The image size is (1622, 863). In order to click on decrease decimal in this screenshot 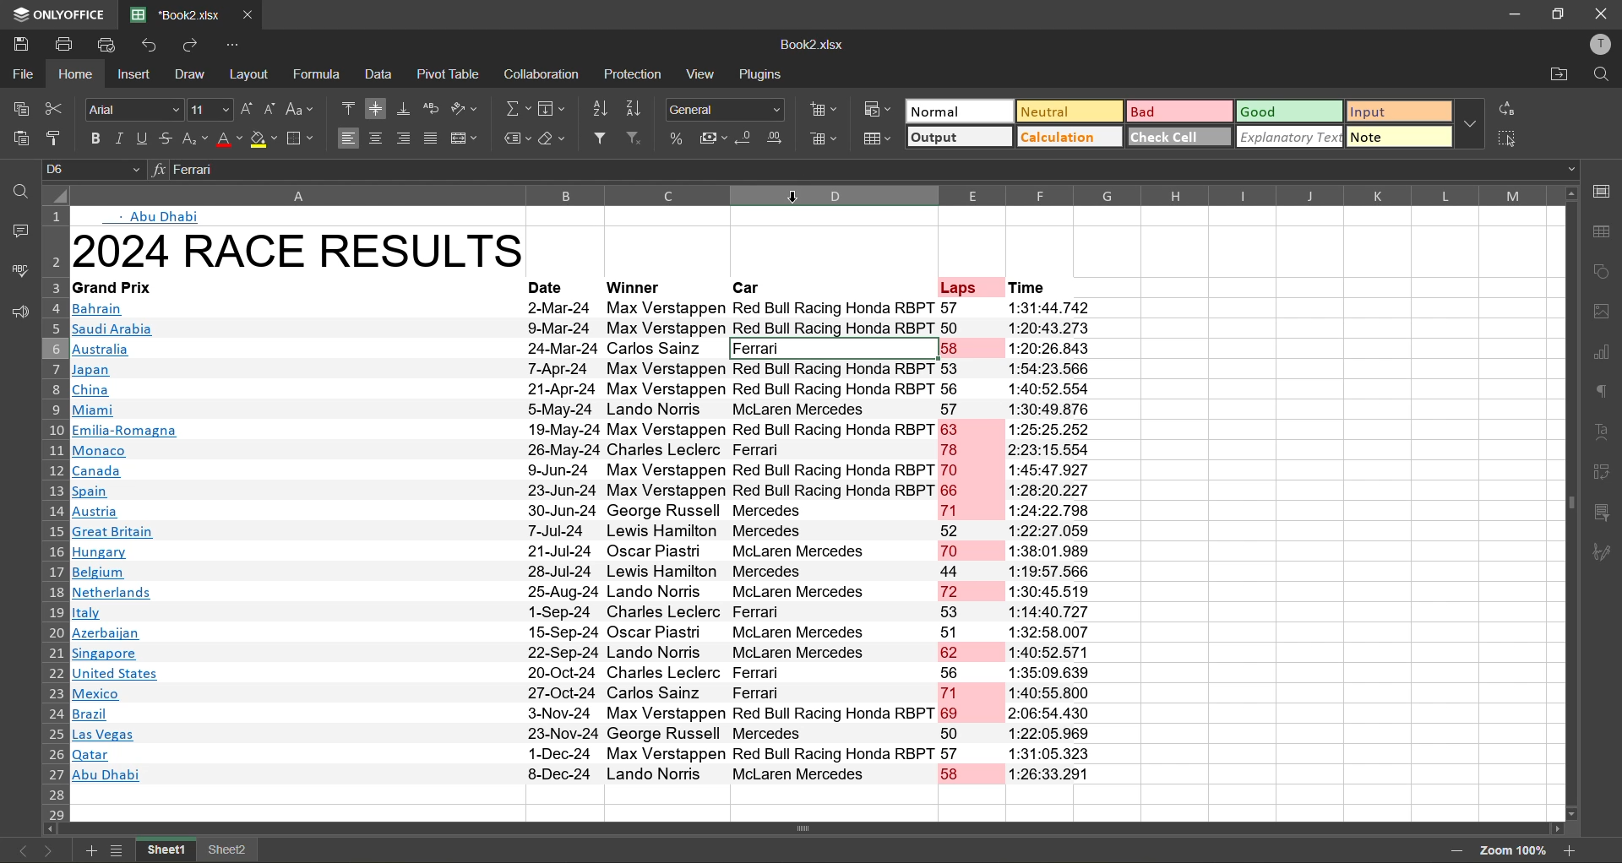, I will do `click(743, 138)`.